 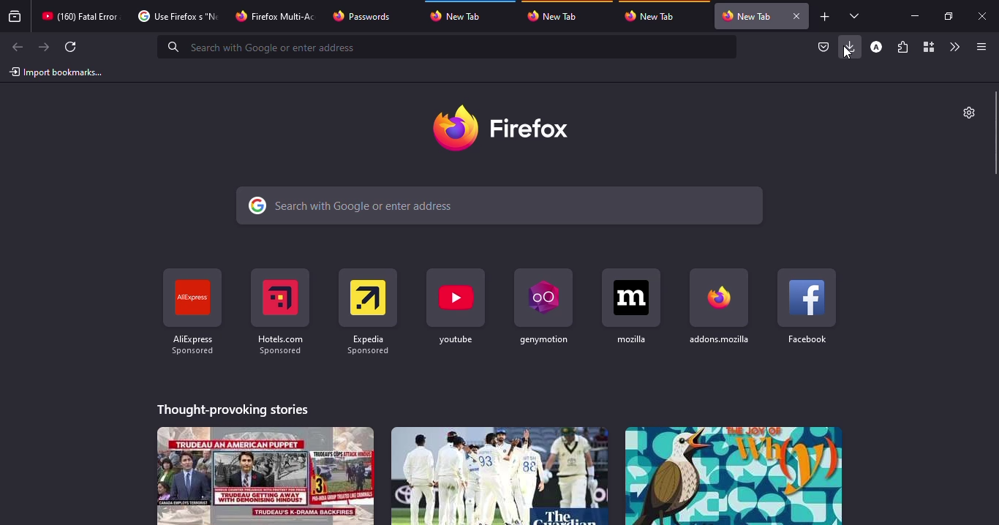 I want to click on search, so click(x=449, y=47).